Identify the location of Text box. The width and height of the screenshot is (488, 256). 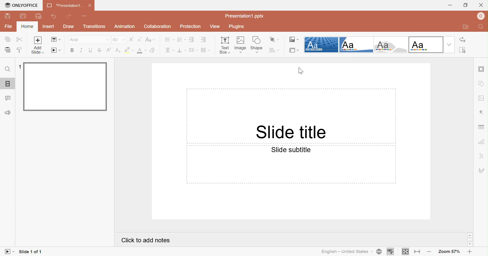
(224, 45).